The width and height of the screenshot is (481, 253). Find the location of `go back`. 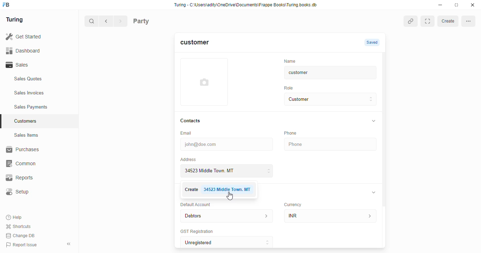

go back is located at coordinates (107, 21).